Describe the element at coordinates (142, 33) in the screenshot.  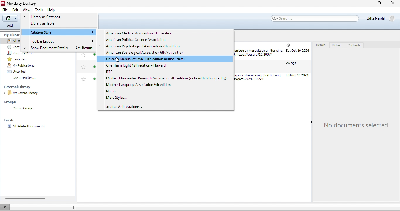
I see `american medical association 11th edition` at that location.